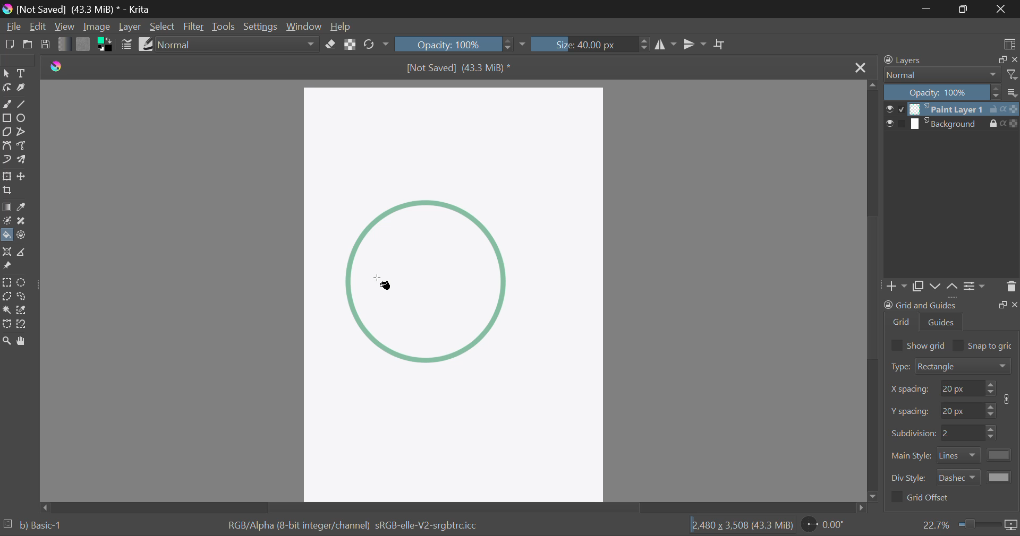 The image size is (1020, 536). I want to click on Colors in Use, so click(106, 46).